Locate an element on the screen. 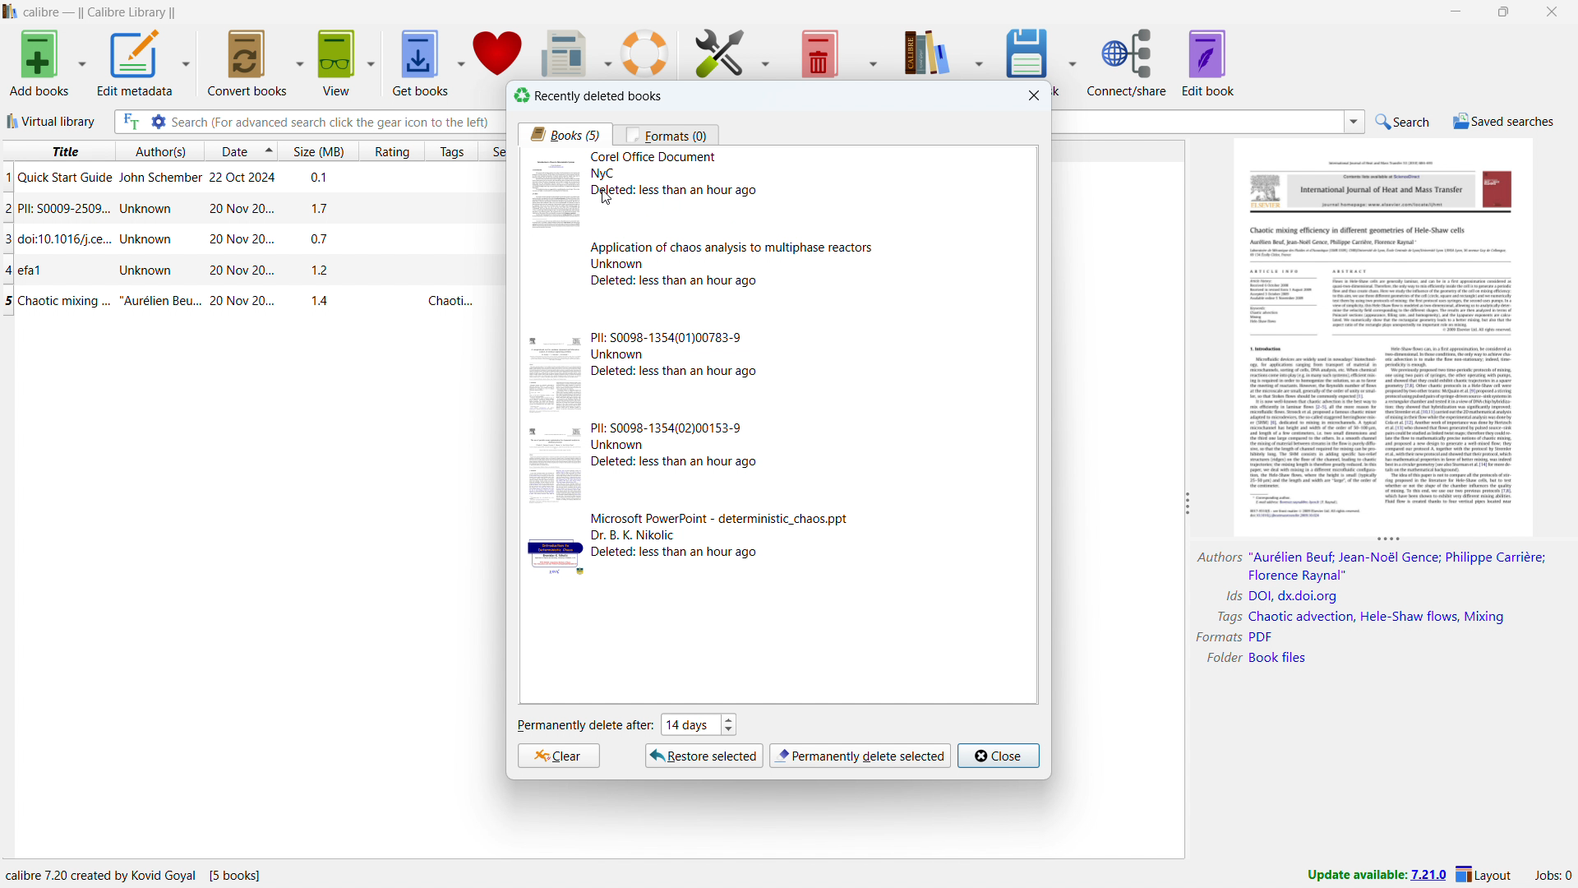 Image resolution: width=1578 pixels, height=888 pixels. maximize  is located at coordinates (1503, 12).